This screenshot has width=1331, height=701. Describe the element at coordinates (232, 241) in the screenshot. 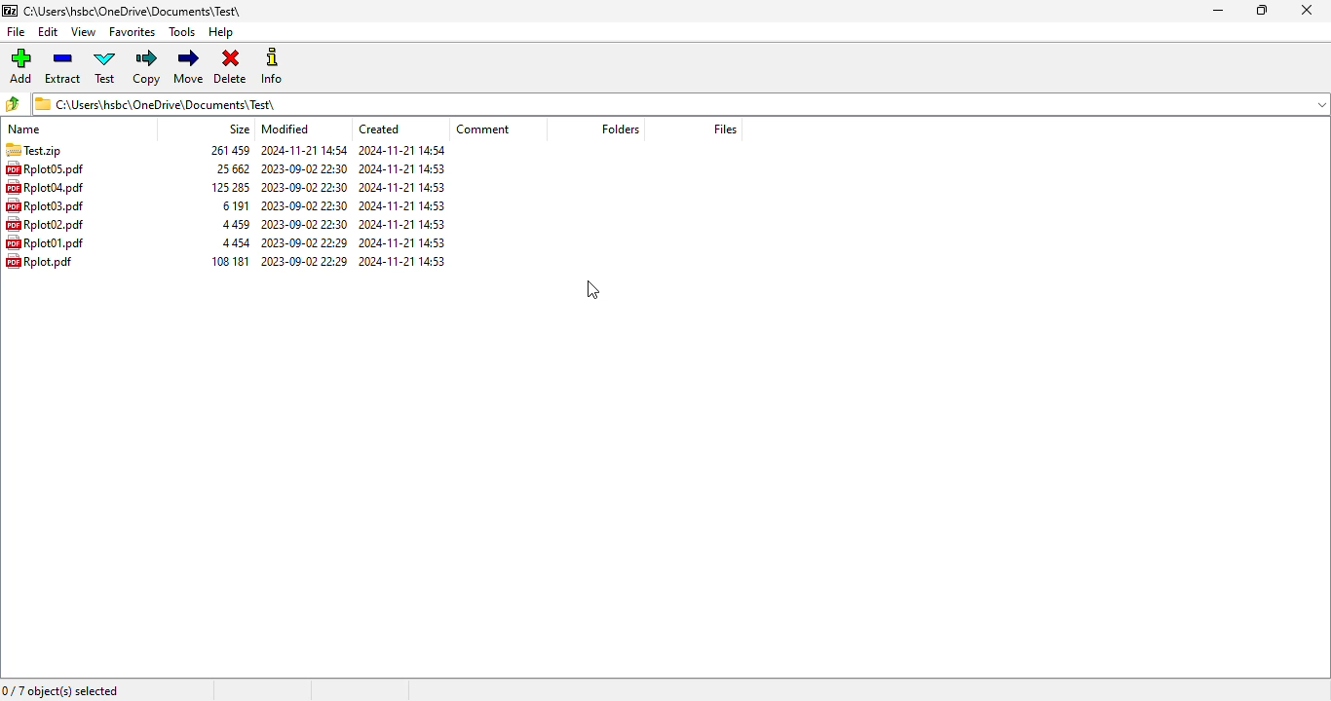

I see `size` at that location.